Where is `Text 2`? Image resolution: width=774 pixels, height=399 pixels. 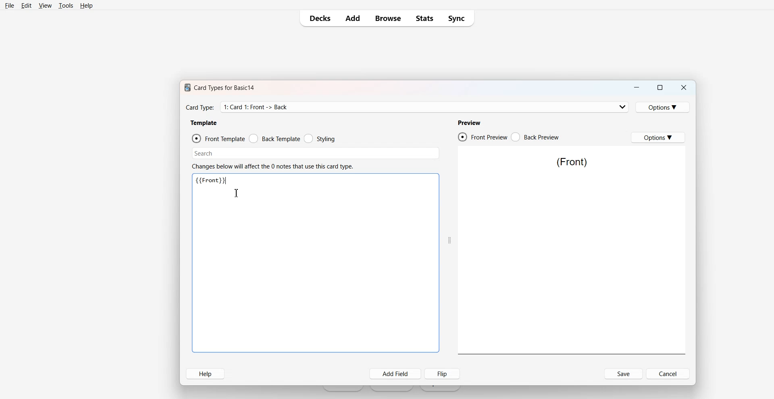 Text 2 is located at coordinates (273, 166).